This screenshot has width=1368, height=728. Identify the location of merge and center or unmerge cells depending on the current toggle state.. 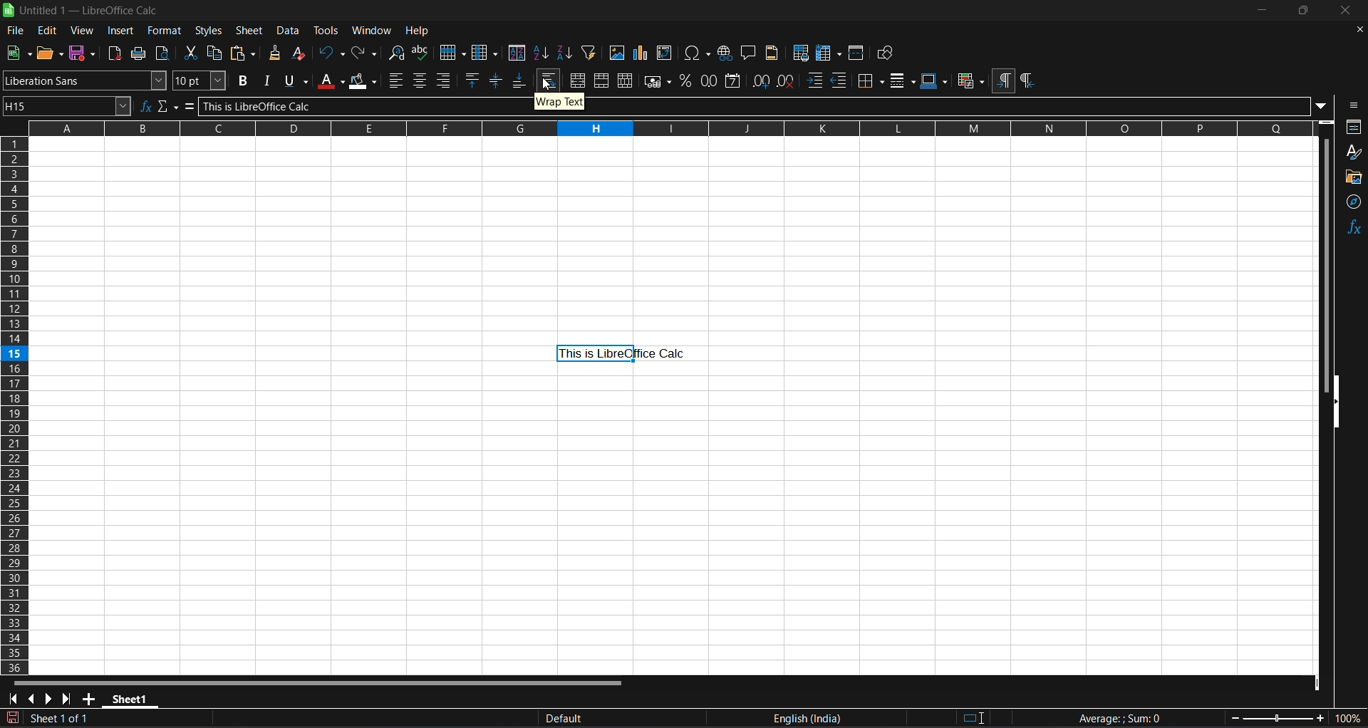
(577, 81).